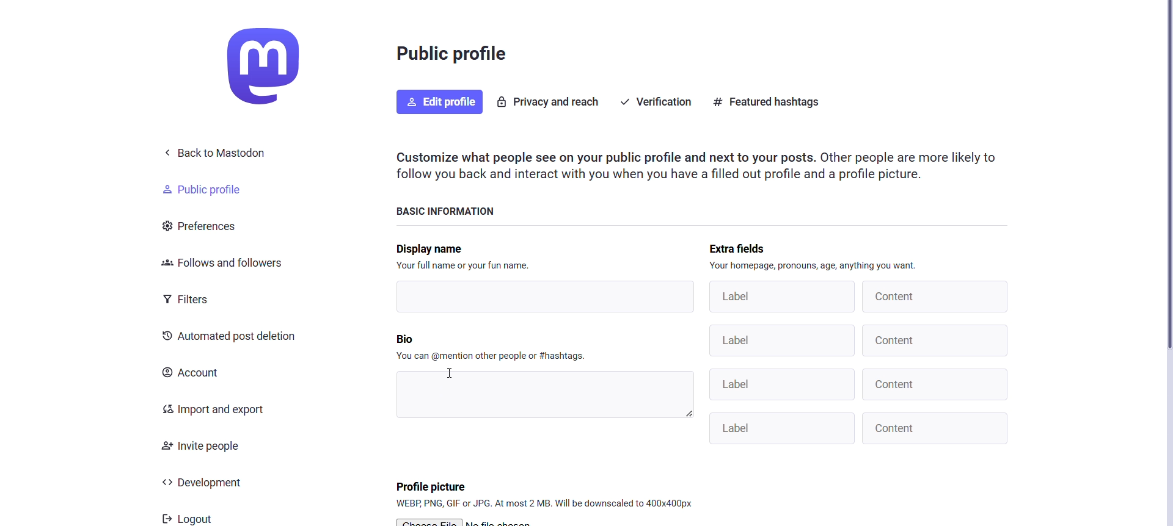  I want to click on cursor, so click(449, 374).